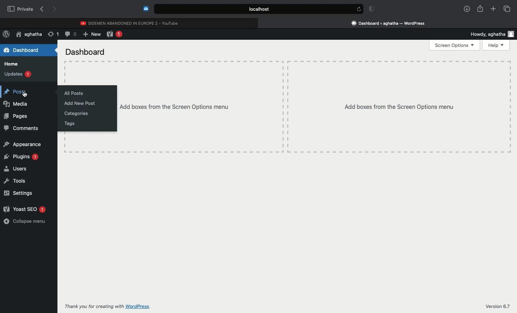 Image resolution: width=517 pixels, height=313 pixels. What do you see at coordinates (116, 35) in the screenshot?
I see `Yoast` at bounding box center [116, 35].